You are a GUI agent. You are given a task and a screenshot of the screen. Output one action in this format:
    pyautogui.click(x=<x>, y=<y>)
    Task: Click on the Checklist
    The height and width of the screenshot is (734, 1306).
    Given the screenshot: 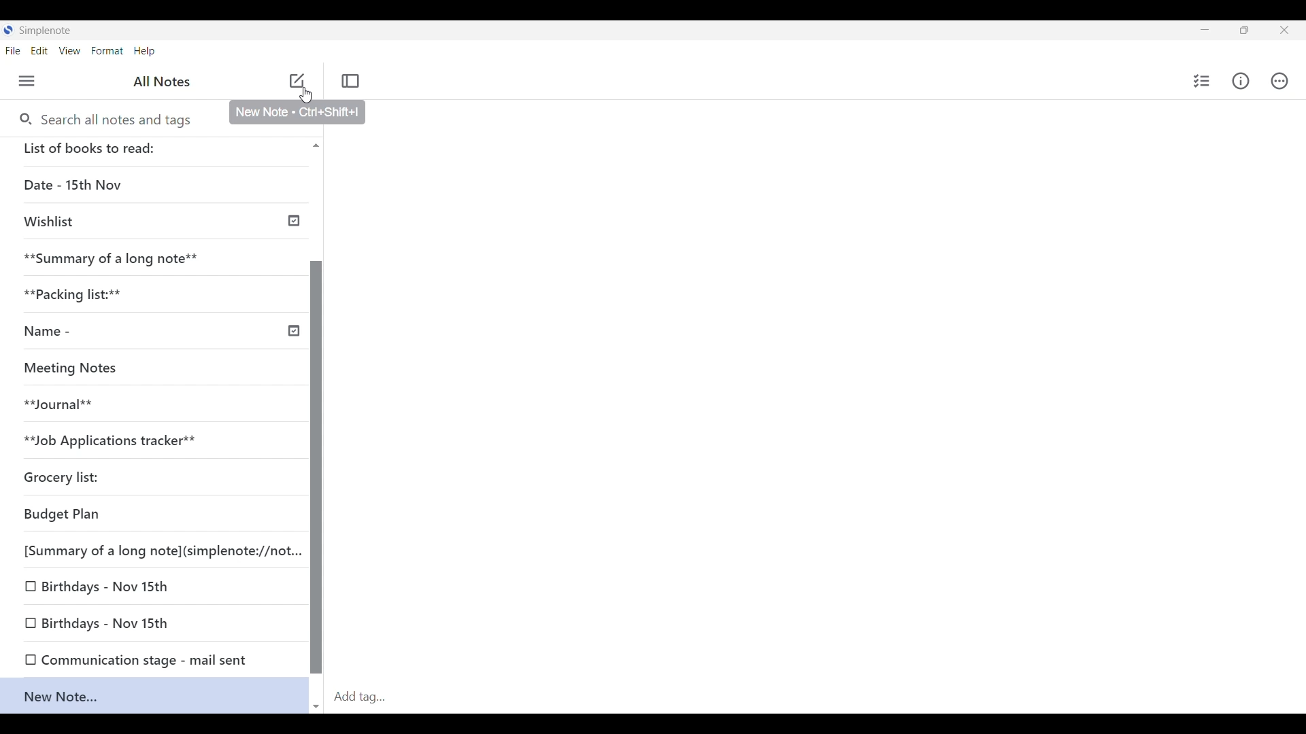 What is the action you would take?
    pyautogui.click(x=1199, y=81)
    